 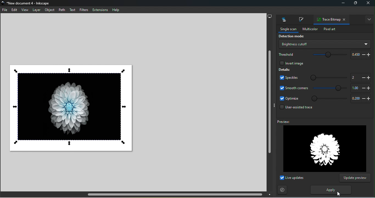 I want to click on Edit, so click(x=14, y=10).